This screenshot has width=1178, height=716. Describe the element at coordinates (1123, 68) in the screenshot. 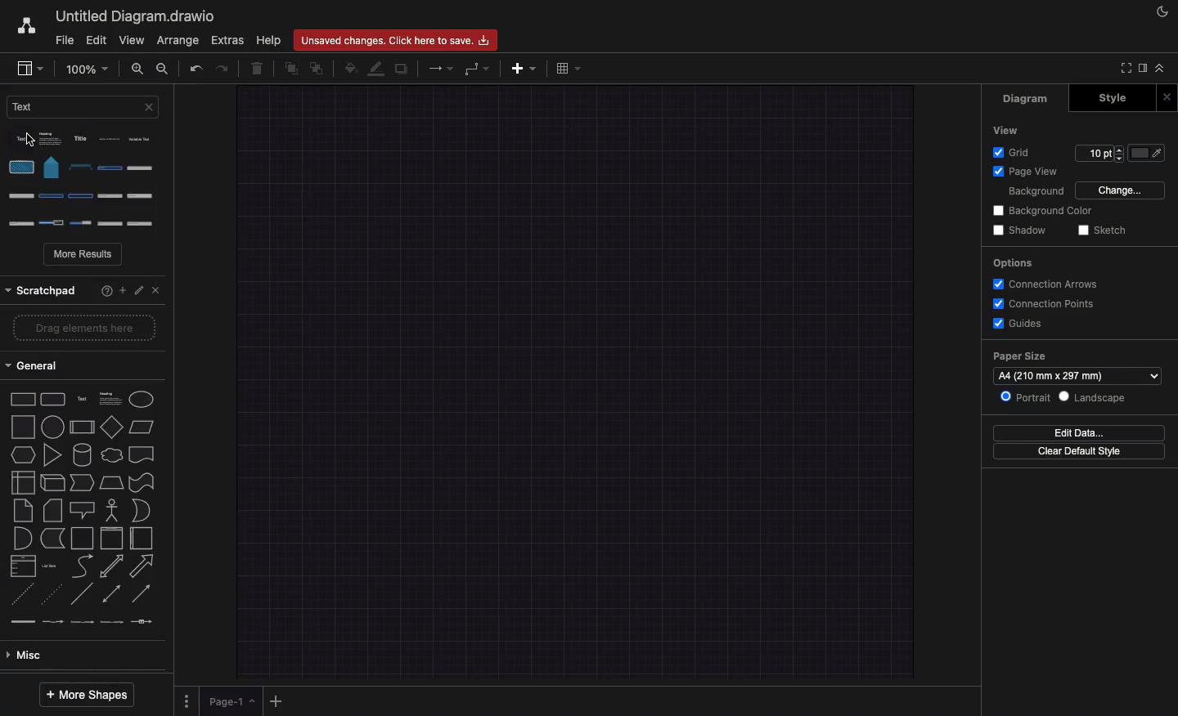

I see `Full screen` at that location.